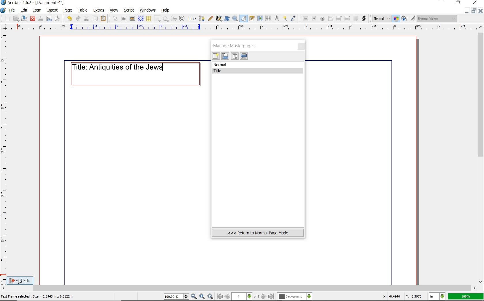  I want to click on ruler, so click(242, 28).